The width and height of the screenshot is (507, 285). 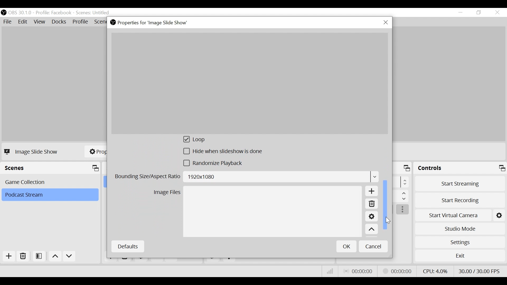 What do you see at coordinates (52, 168) in the screenshot?
I see `Scenes` at bounding box center [52, 168].